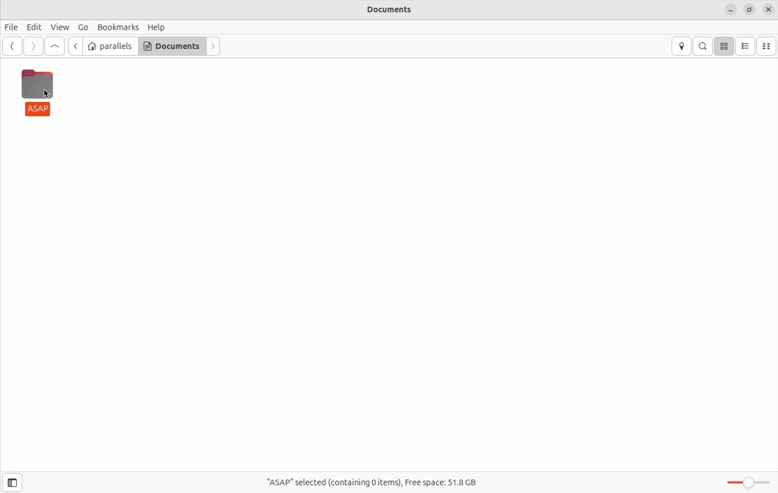 This screenshot has height=493, width=778. What do you see at coordinates (53, 46) in the screenshot?
I see `go up` at bounding box center [53, 46].